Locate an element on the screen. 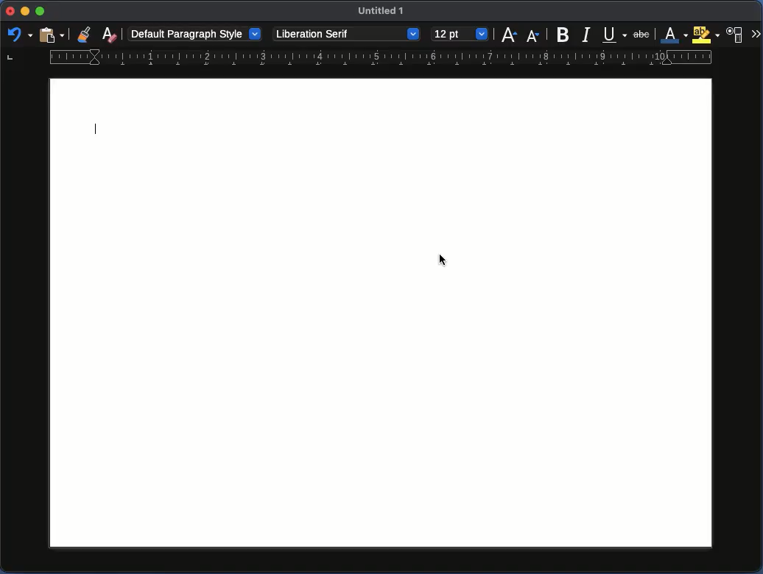 The image size is (763, 574). Minimize is located at coordinates (41, 12).